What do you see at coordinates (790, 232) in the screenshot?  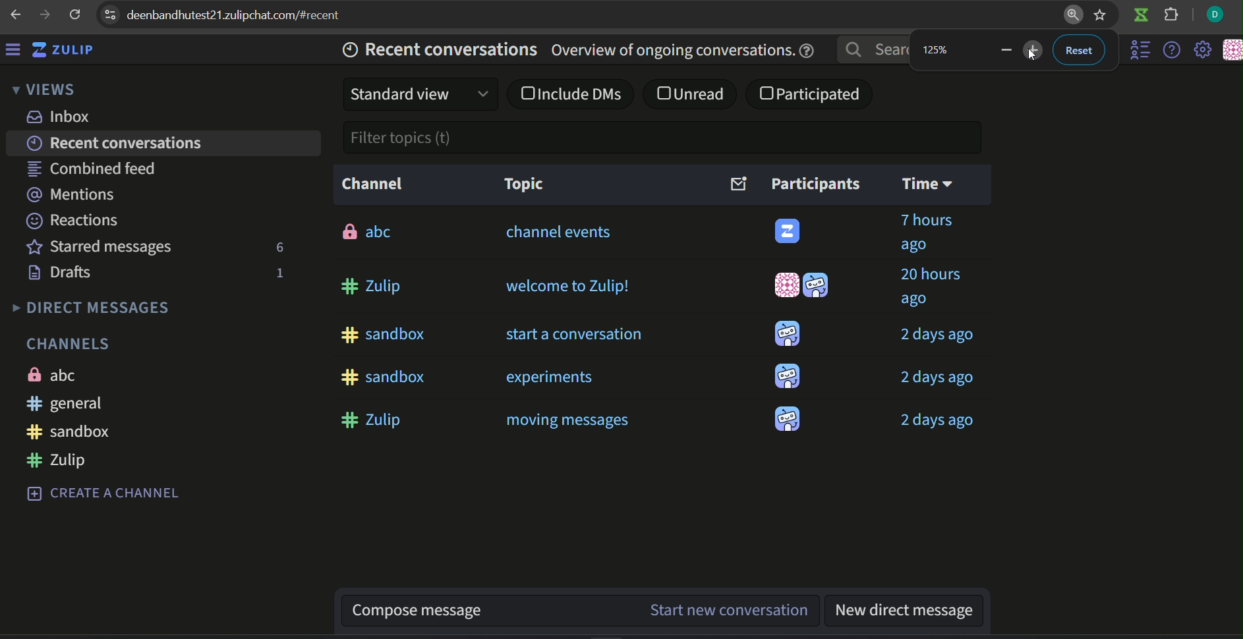 I see `icon` at bounding box center [790, 232].